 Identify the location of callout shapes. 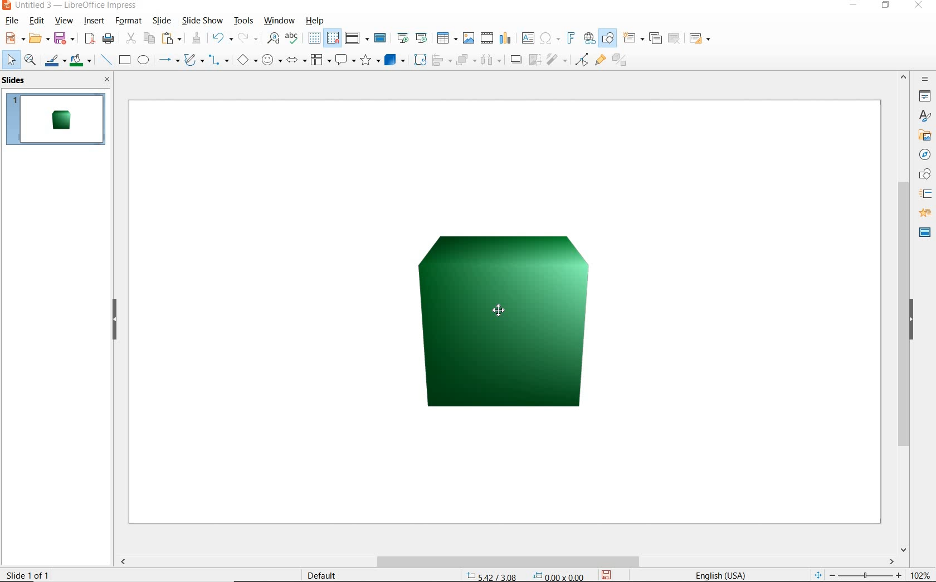
(346, 60).